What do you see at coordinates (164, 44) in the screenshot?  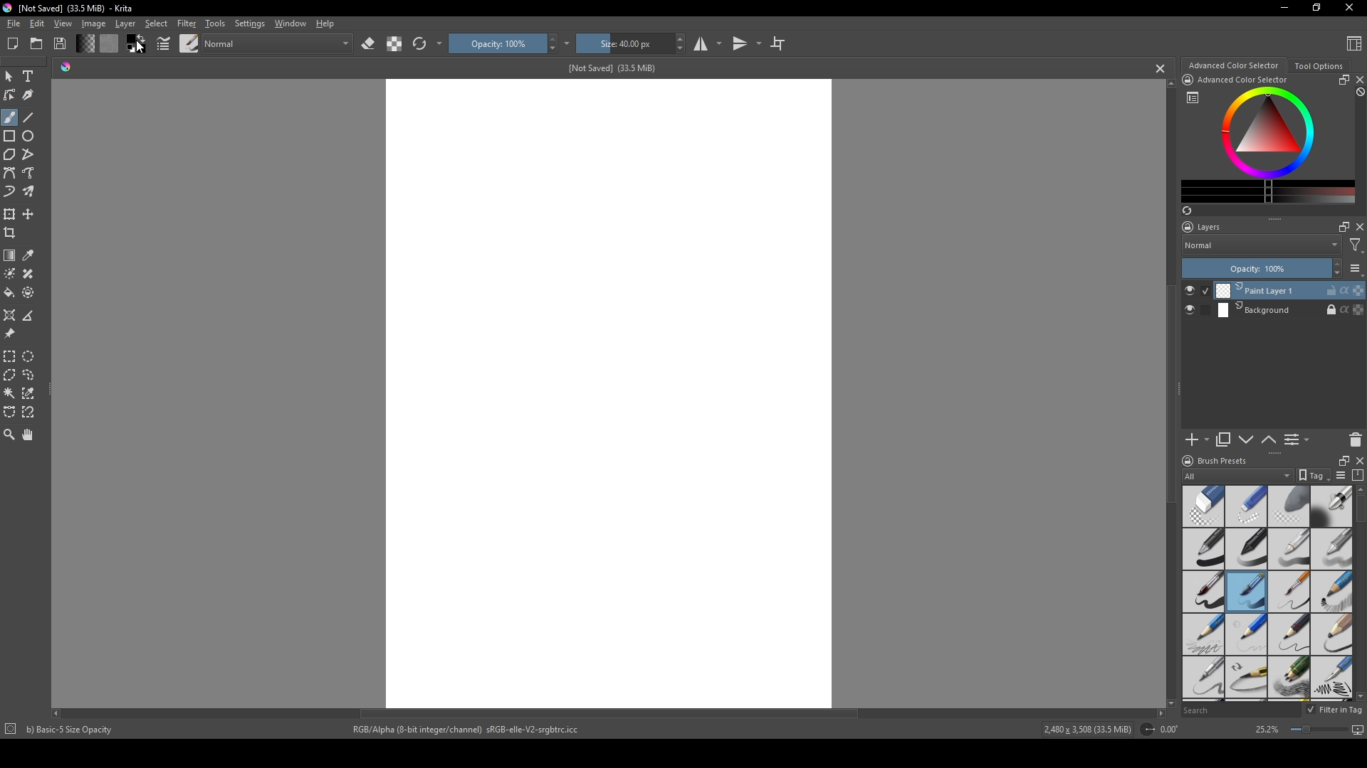 I see `pointers` at bounding box center [164, 44].